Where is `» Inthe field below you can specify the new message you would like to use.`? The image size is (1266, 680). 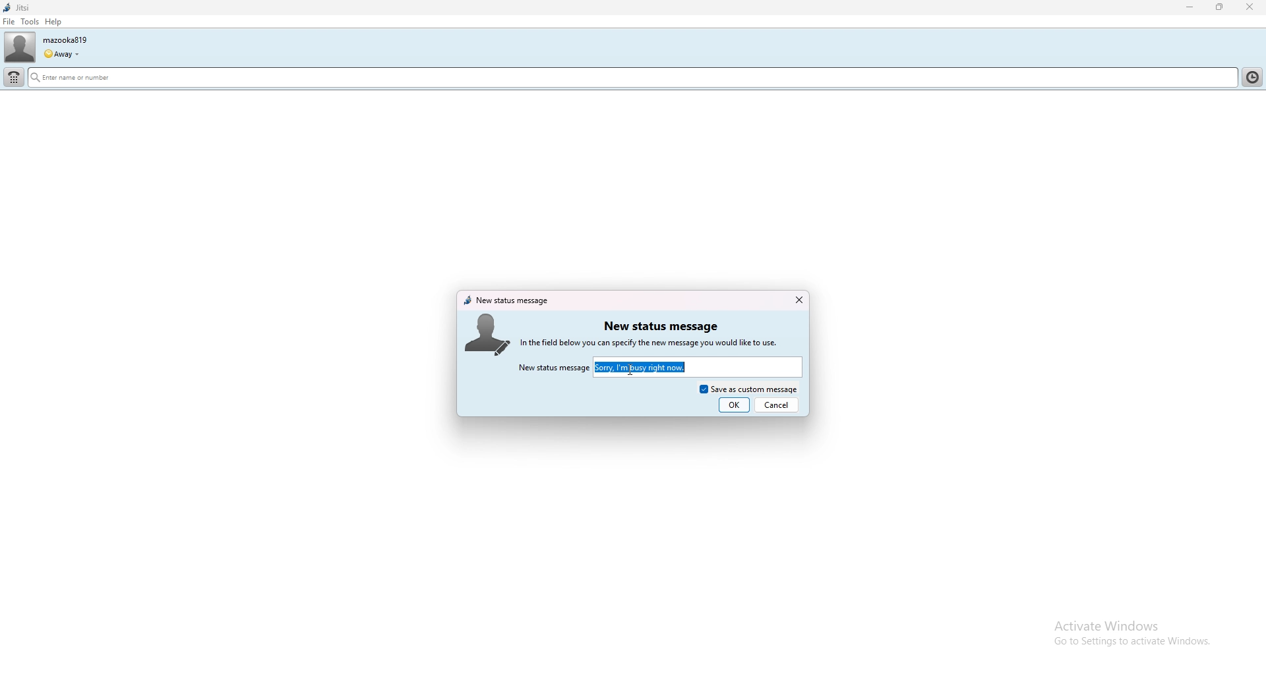 » Inthe field below you can specify the new message you would like to use. is located at coordinates (662, 343).